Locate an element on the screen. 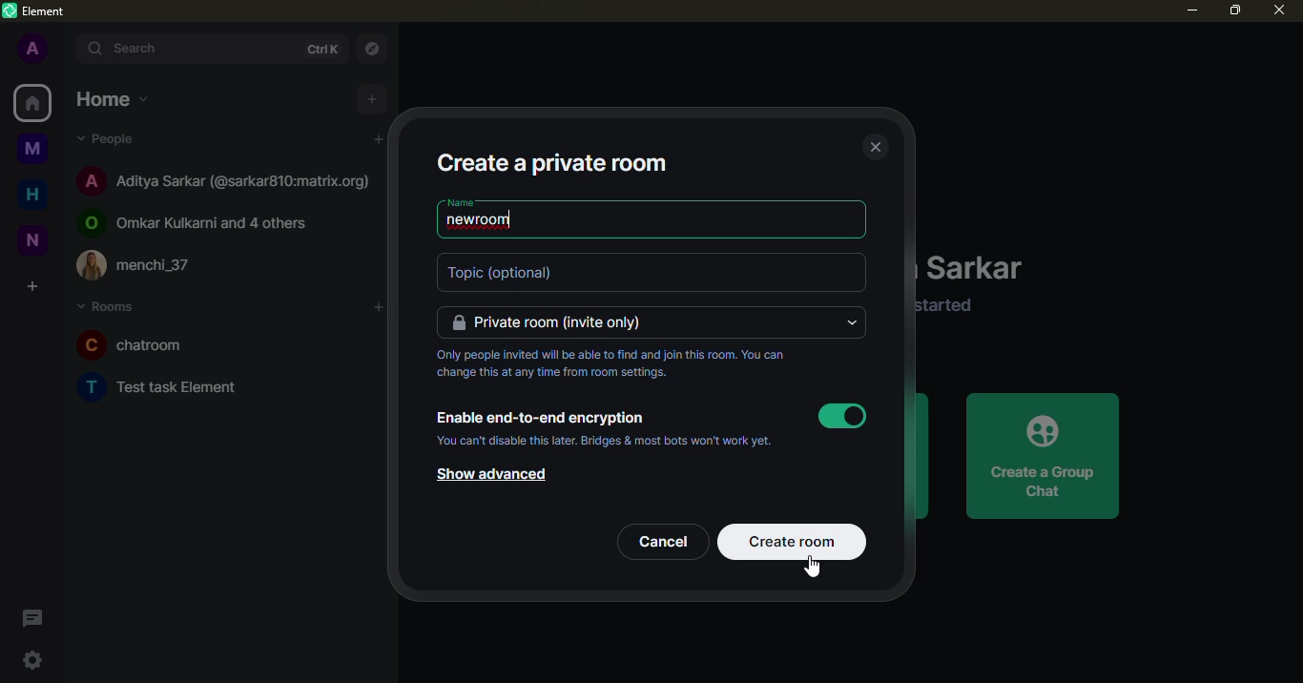  Aditya Sarkar (@sarkar810:matrix.org) is located at coordinates (225, 182).